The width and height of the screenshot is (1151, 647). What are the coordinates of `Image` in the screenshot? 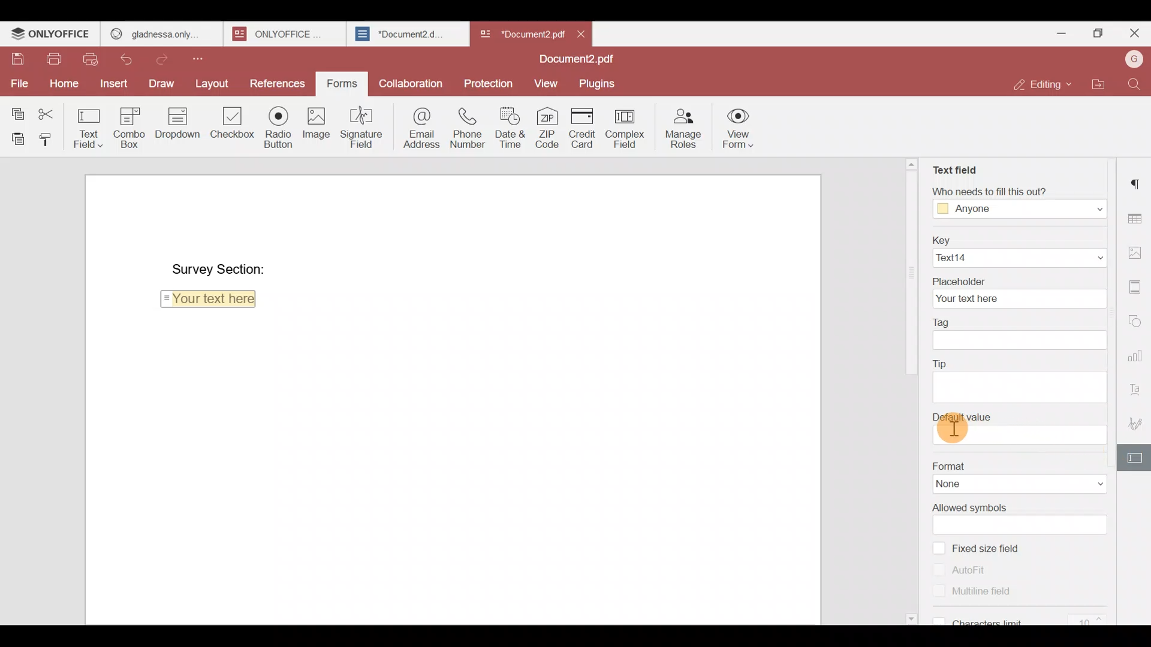 It's located at (315, 125).